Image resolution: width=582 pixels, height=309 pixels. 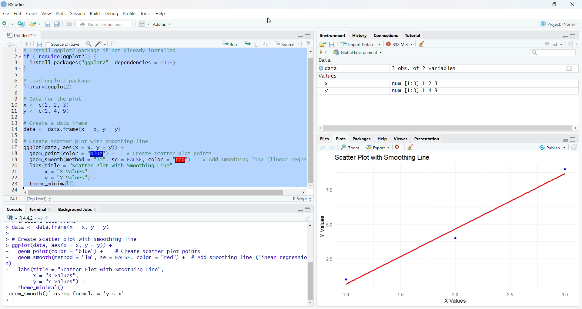 I want to click on save current file, so click(x=39, y=44).